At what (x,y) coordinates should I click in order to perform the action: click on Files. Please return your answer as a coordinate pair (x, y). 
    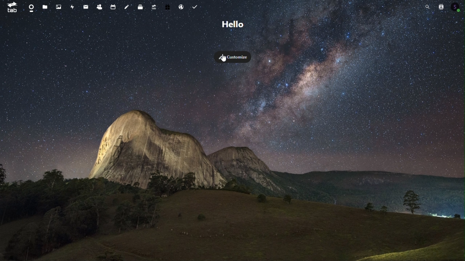
    Looking at the image, I should click on (45, 8).